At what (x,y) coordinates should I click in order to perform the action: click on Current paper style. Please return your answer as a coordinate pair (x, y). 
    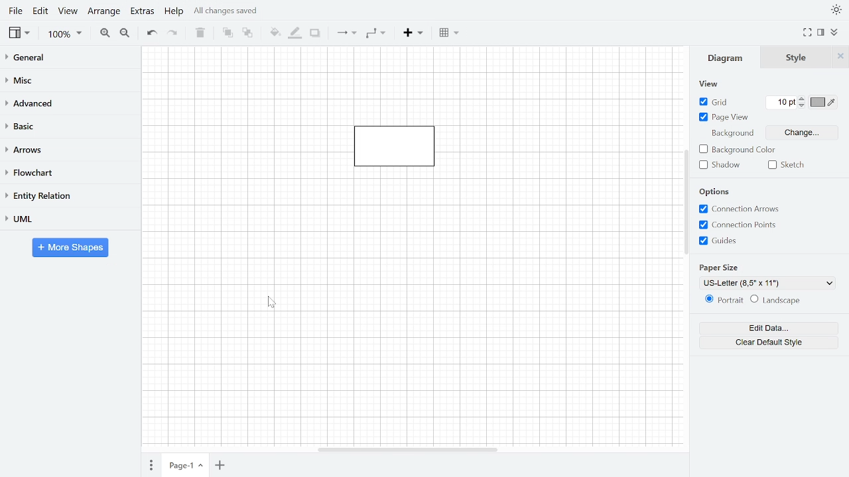
    Looking at the image, I should click on (765, 283).